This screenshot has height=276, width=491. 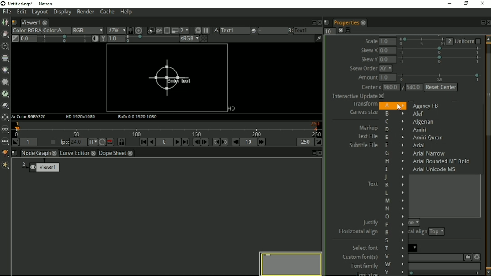 I want to click on Curve Editor, so click(x=74, y=154).